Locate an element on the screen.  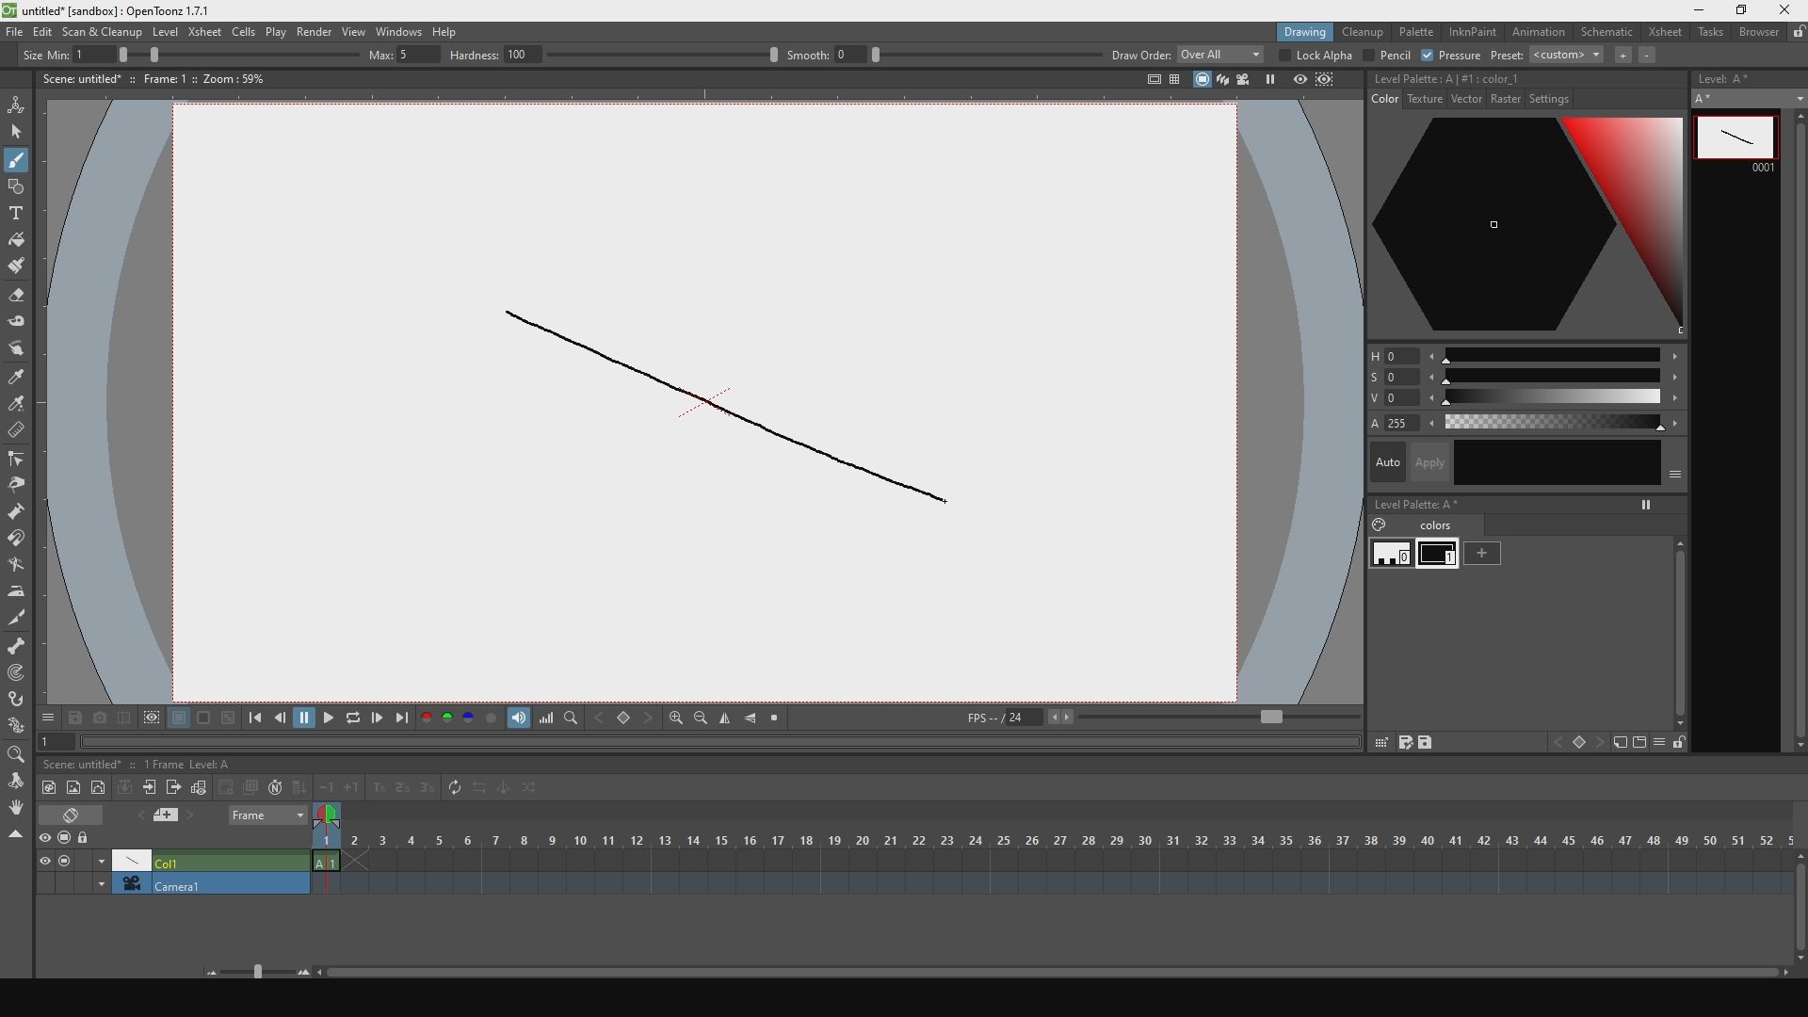
add is located at coordinates (1498, 557).